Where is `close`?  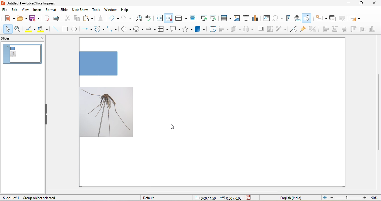
close is located at coordinates (39, 38).